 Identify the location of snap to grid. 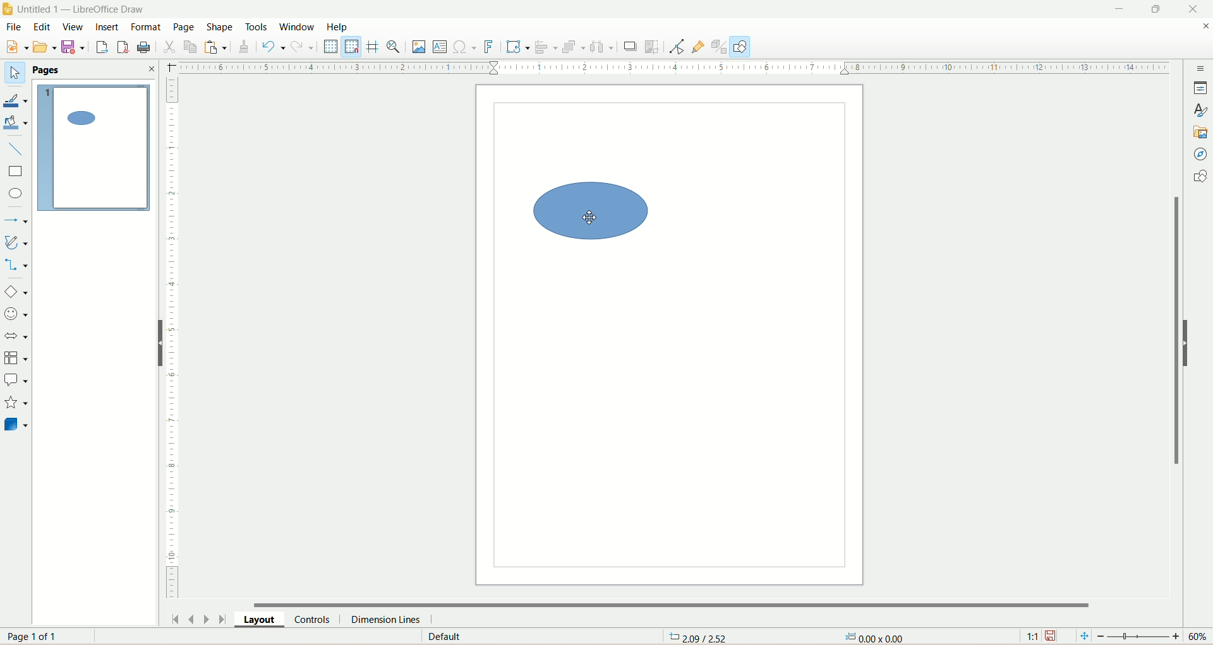
(354, 48).